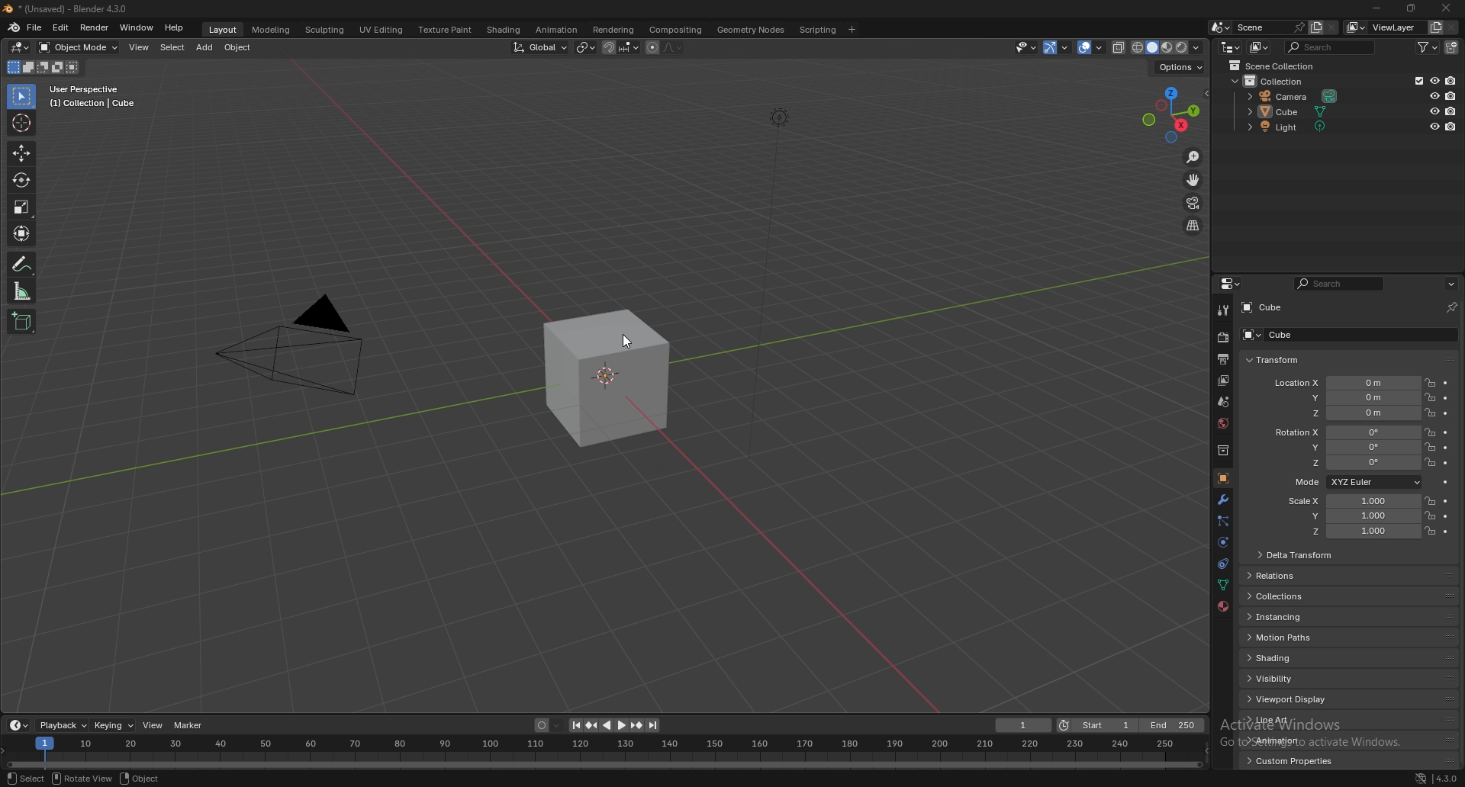  What do you see at coordinates (173, 47) in the screenshot?
I see `select` at bounding box center [173, 47].